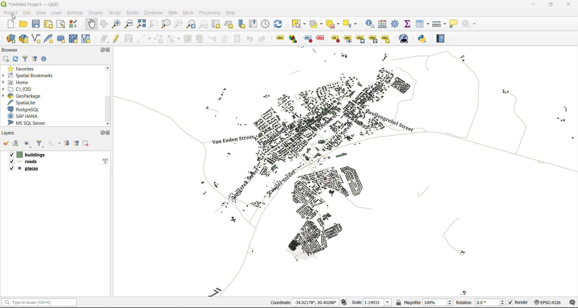 The image size is (578, 308). I want to click on coordinates, so click(304, 303).